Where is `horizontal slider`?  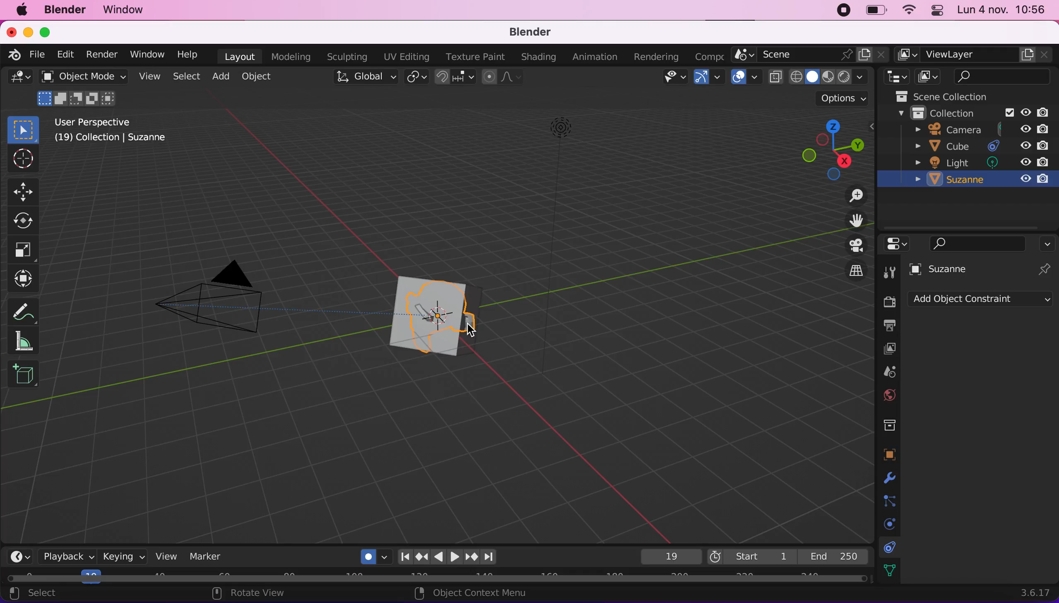 horizontal slider is located at coordinates (435, 576).